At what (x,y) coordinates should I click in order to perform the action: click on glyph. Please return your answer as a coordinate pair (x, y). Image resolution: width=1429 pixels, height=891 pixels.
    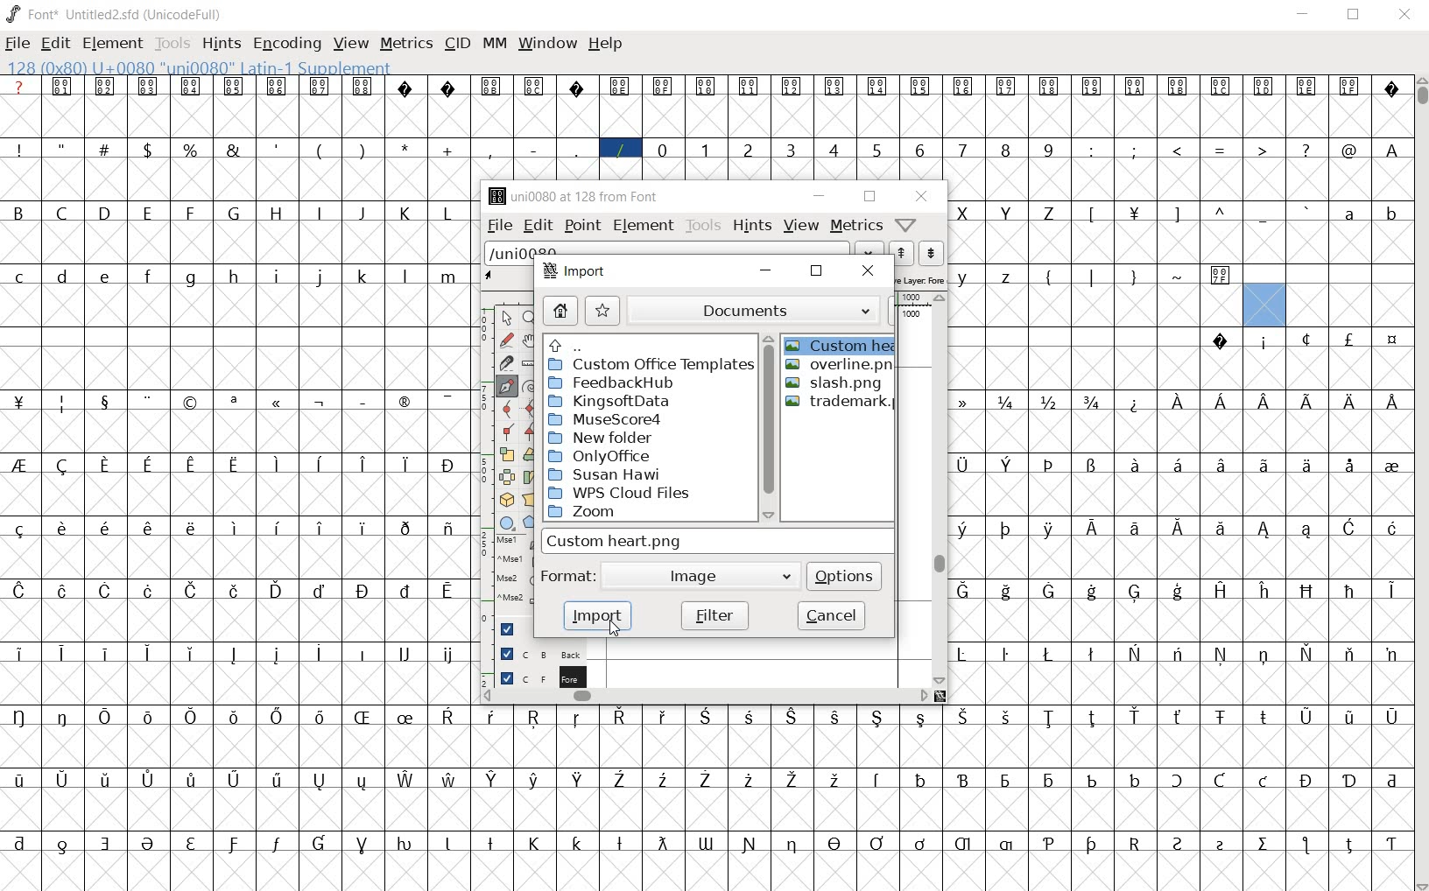
    Looking at the image, I should click on (1006, 845).